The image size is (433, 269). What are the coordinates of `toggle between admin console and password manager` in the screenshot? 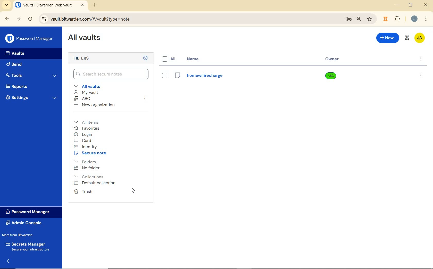 It's located at (407, 38).